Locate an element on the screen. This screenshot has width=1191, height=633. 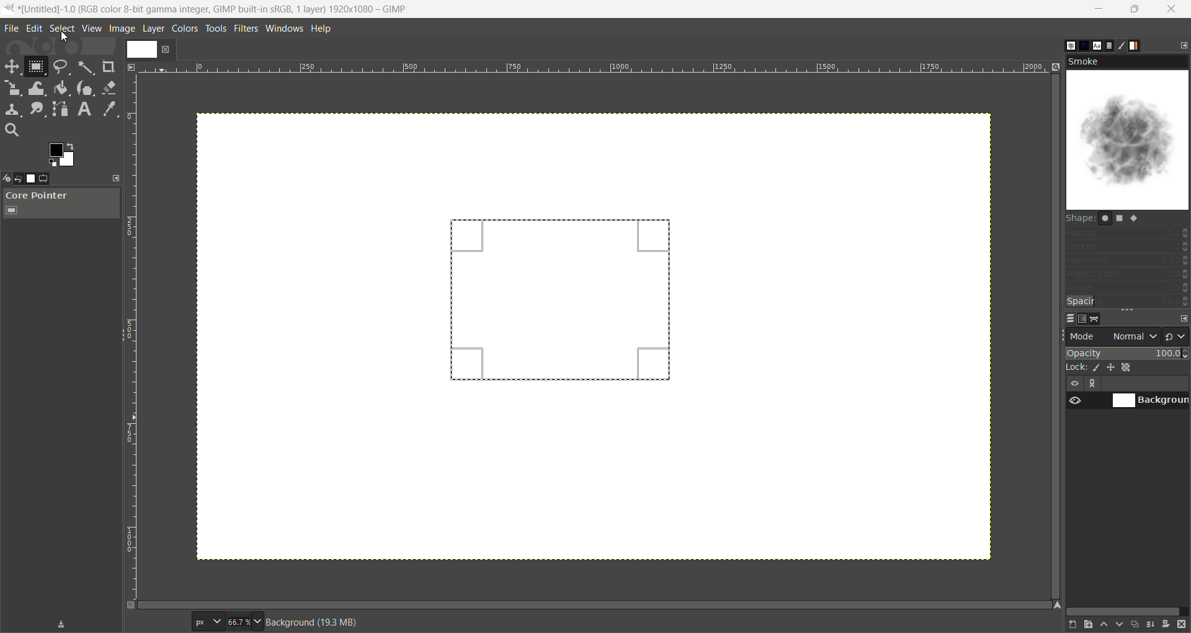
search is located at coordinates (12, 132).